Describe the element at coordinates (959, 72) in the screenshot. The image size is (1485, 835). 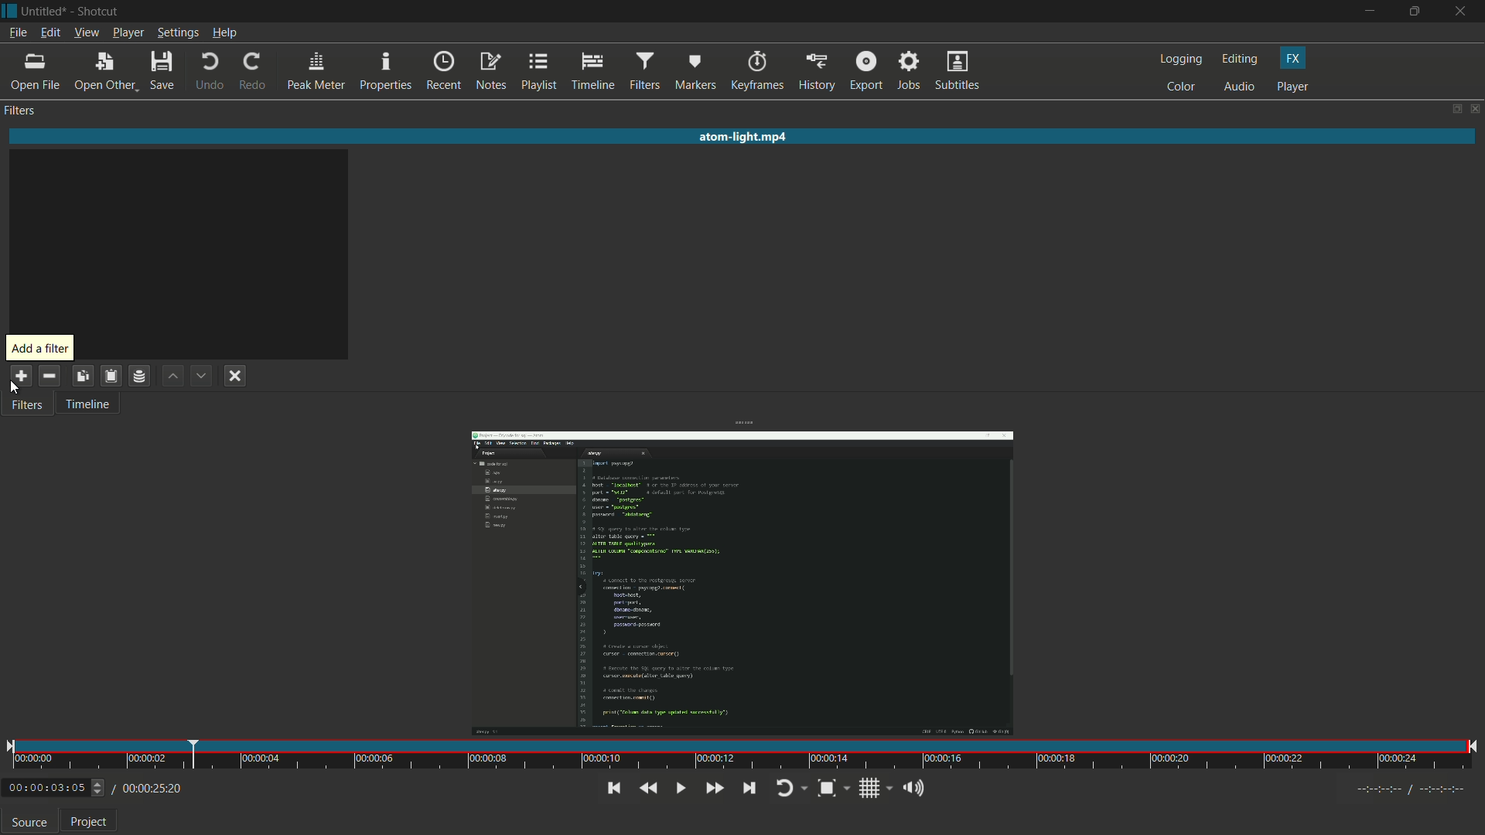
I see `subtitles` at that location.